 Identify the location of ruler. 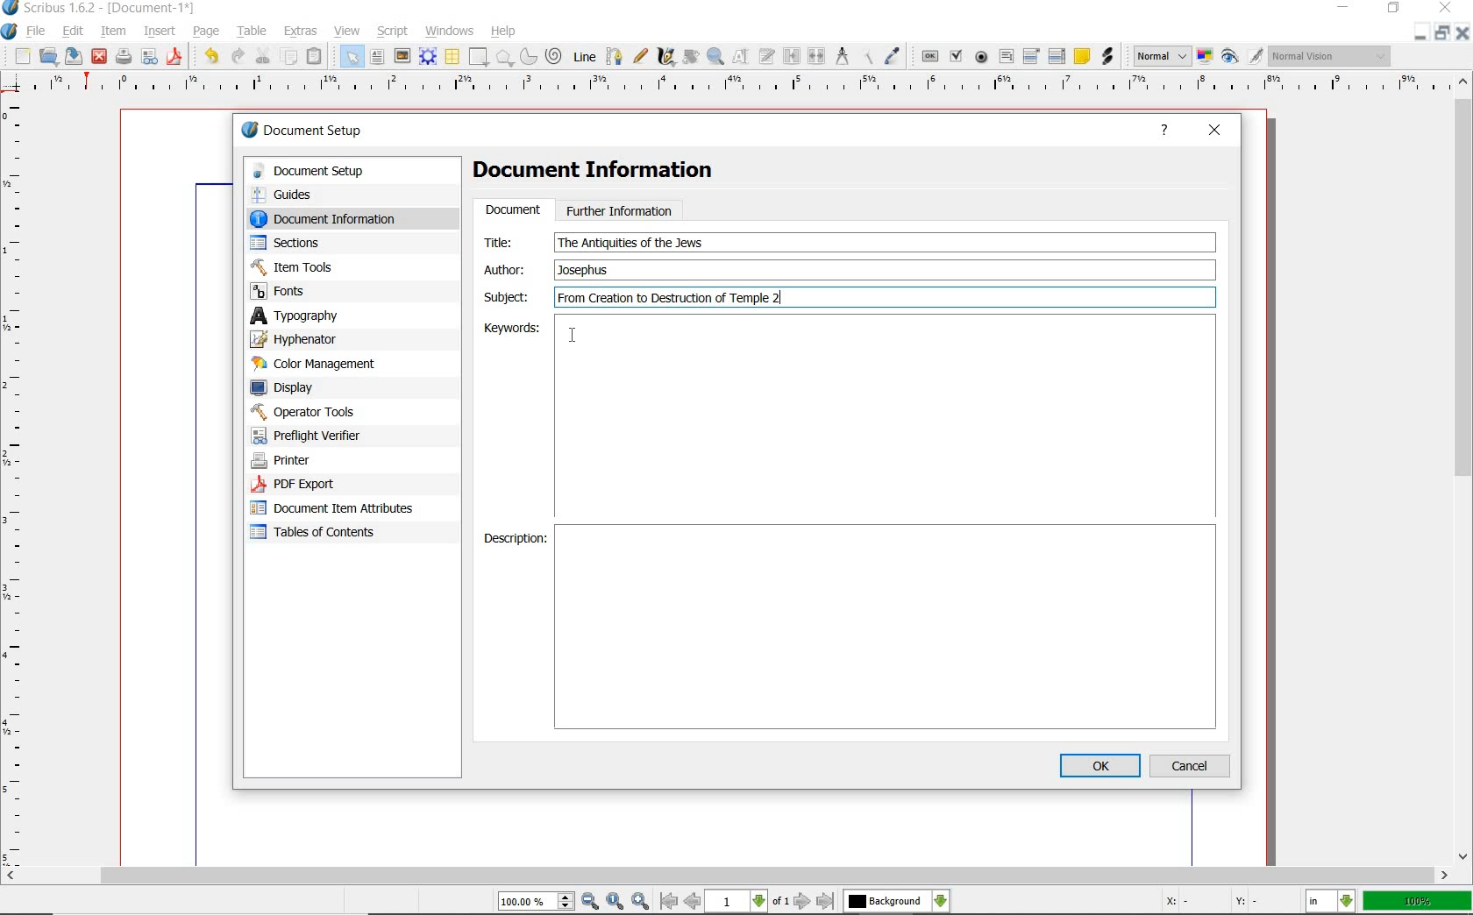
(744, 88).